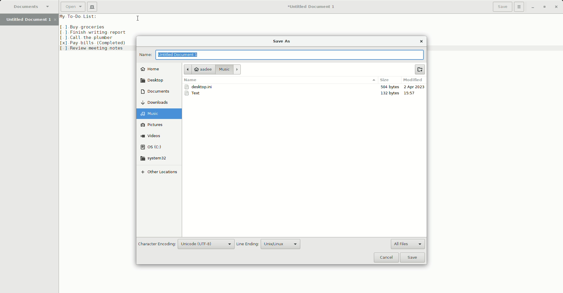  Describe the element at coordinates (144, 54) in the screenshot. I see `Name` at that location.